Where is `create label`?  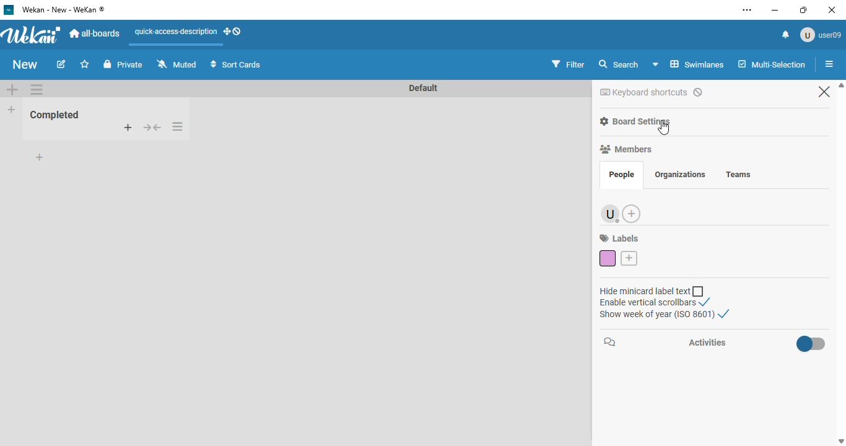
create label is located at coordinates (630, 258).